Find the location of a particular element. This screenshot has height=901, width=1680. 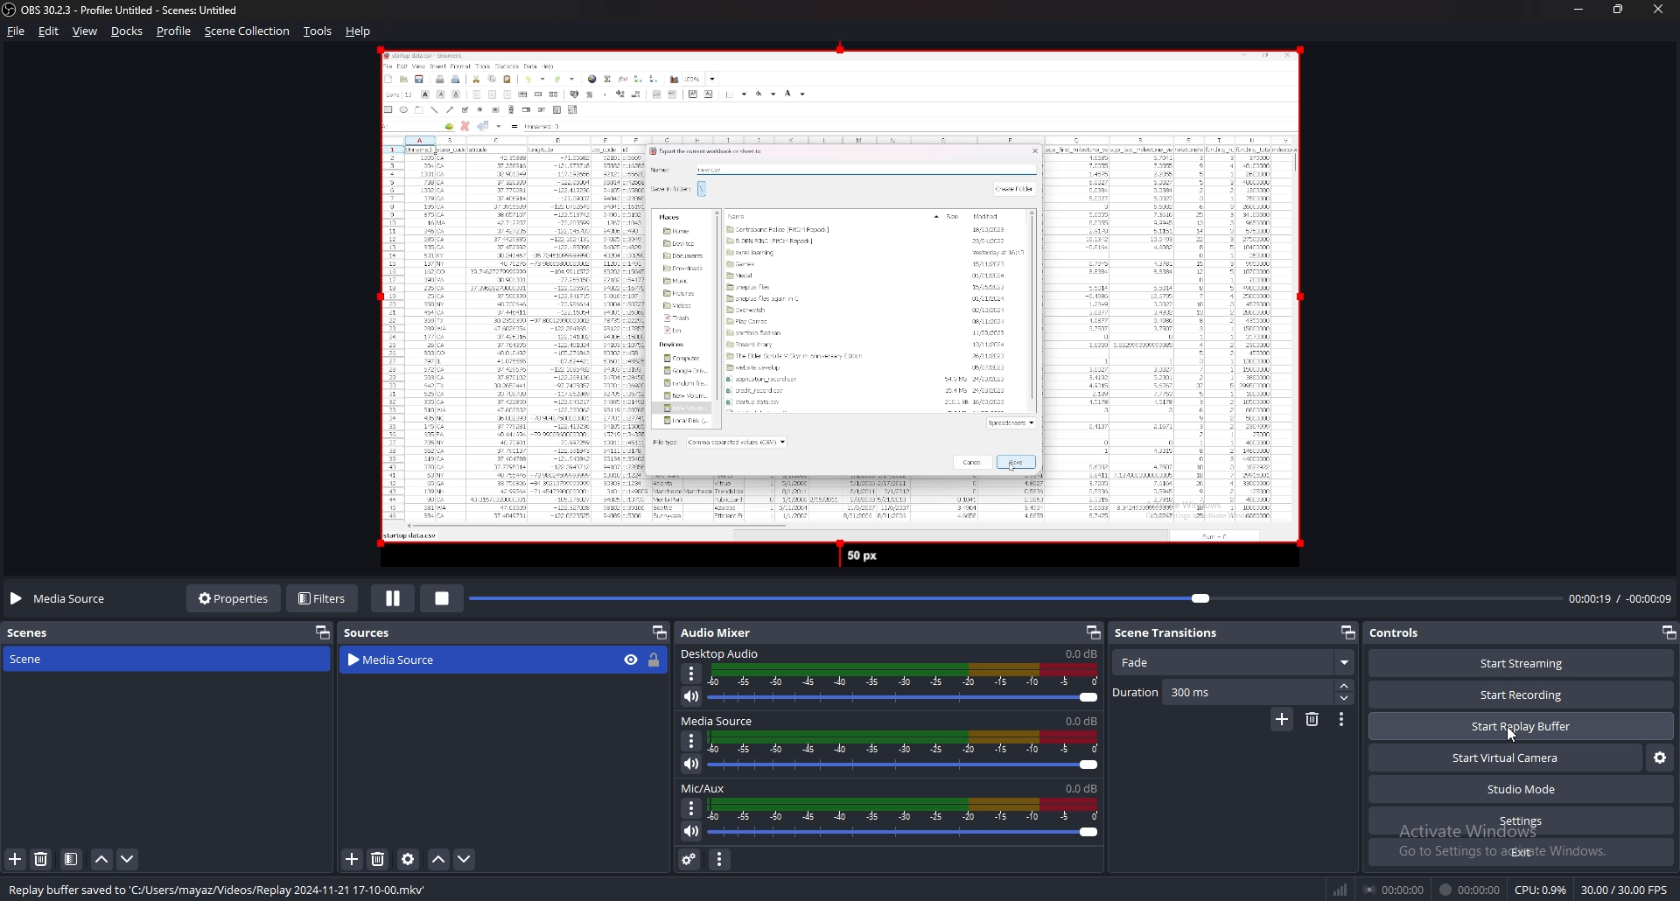

start streaming is located at coordinates (1523, 662).